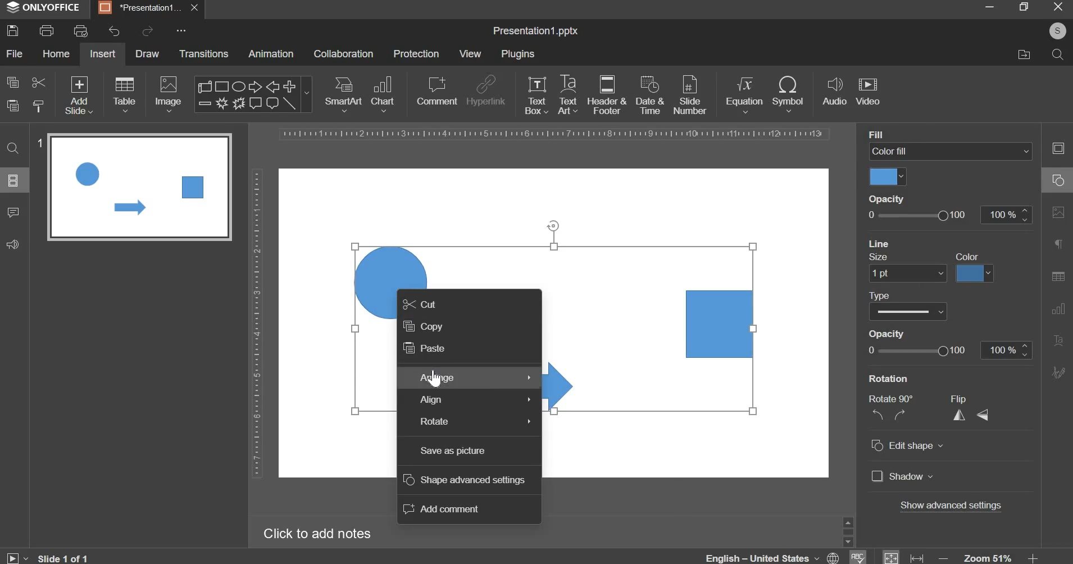 The image size is (1073, 564). What do you see at coordinates (423, 348) in the screenshot?
I see `paste` at bounding box center [423, 348].